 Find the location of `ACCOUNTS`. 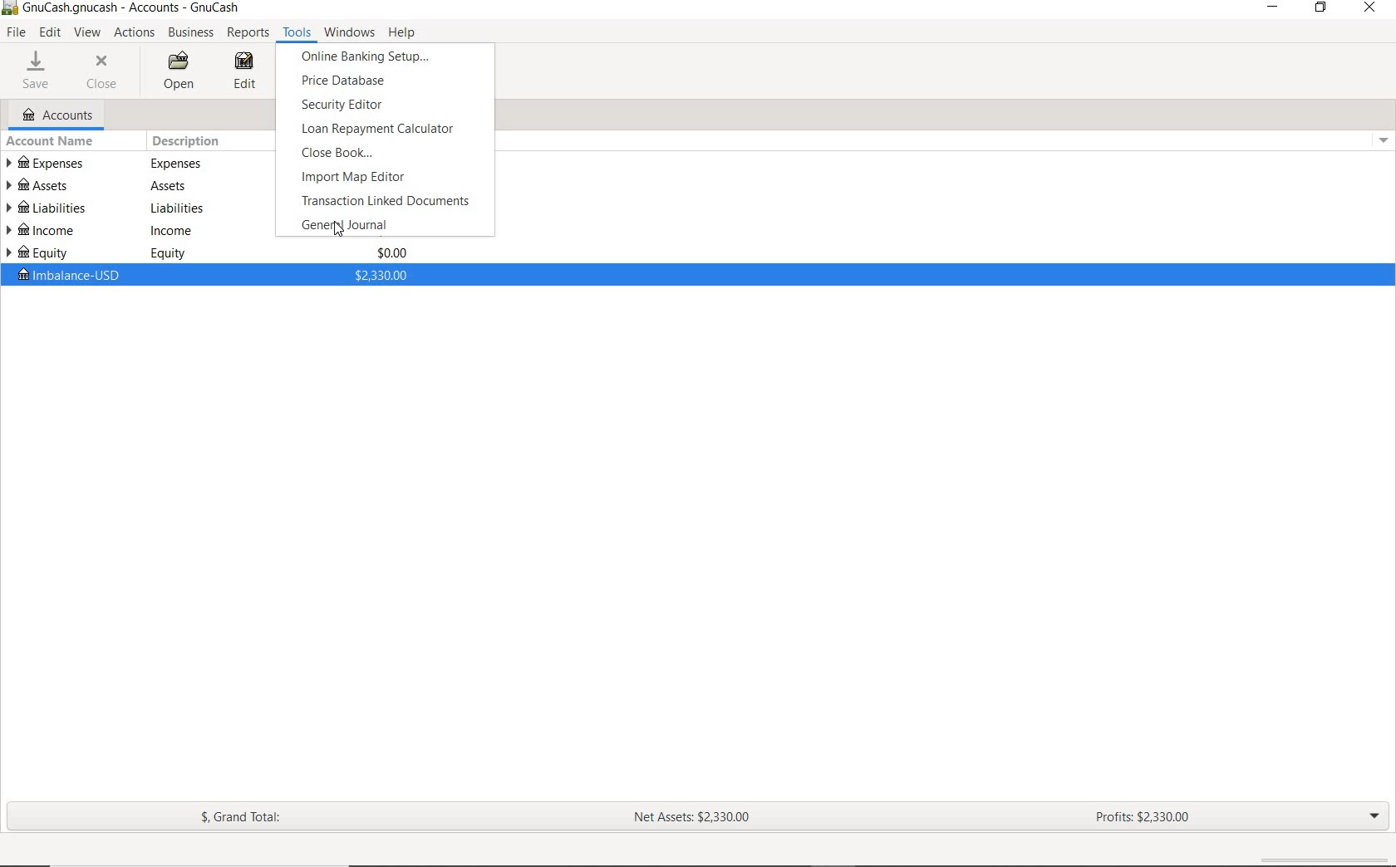

ACCOUNTS is located at coordinates (56, 115).